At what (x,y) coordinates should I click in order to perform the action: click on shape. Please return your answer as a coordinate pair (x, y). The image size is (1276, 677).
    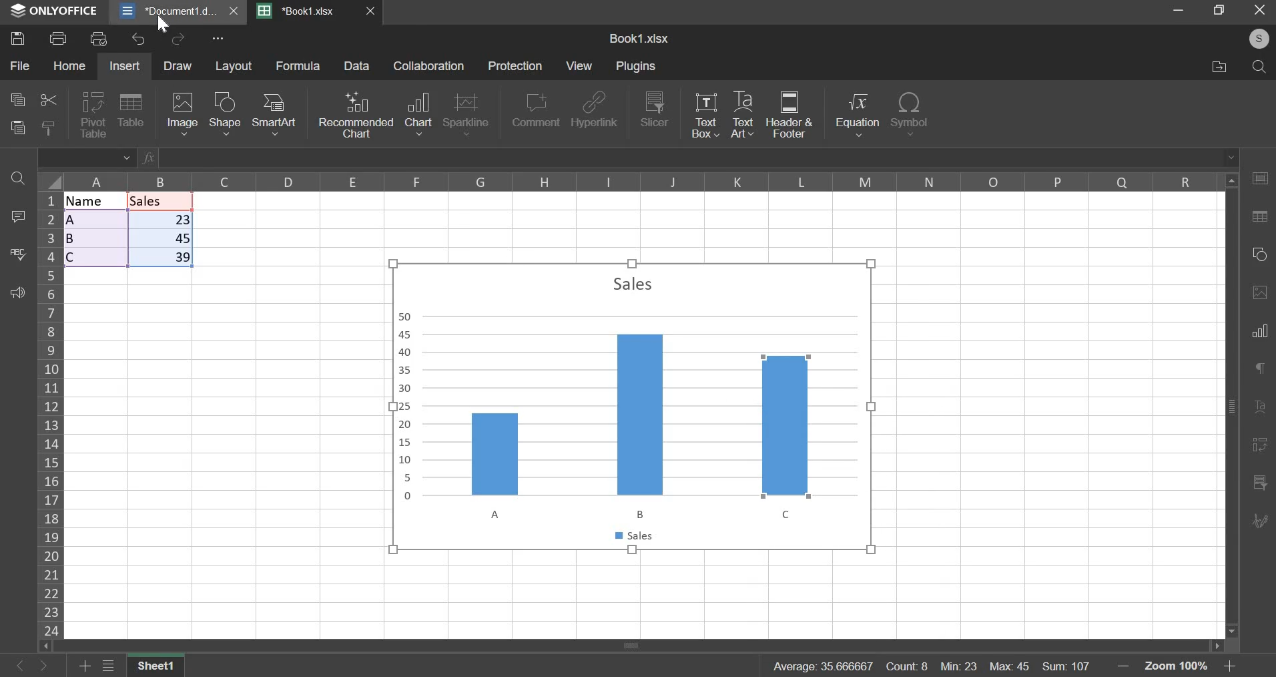
    Looking at the image, I should click on (226, 114).